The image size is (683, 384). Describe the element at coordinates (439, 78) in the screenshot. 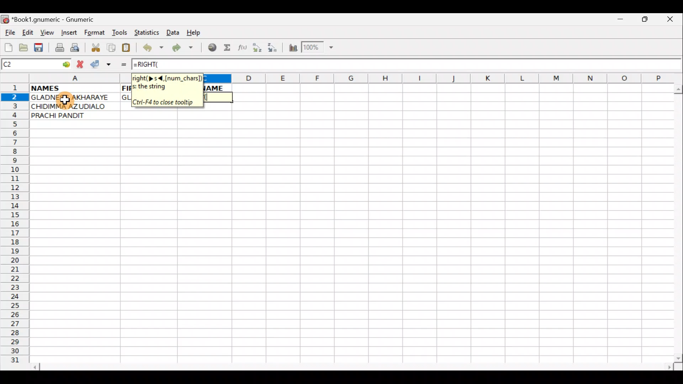

I see `Columns` at that location.